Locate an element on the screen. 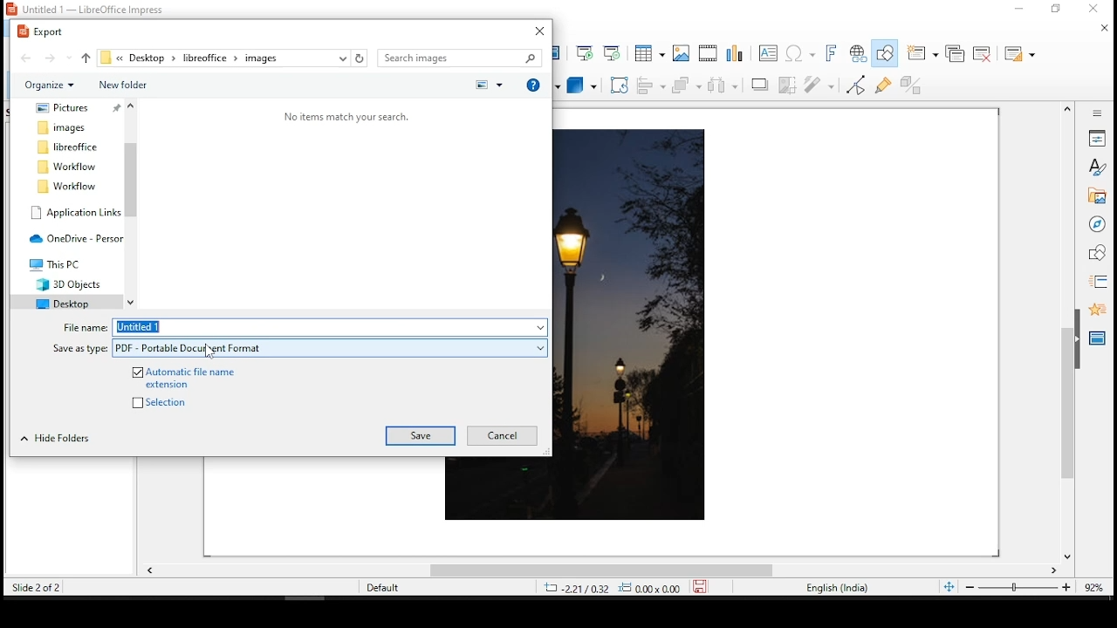  folder is located at coordinates (64, 127).